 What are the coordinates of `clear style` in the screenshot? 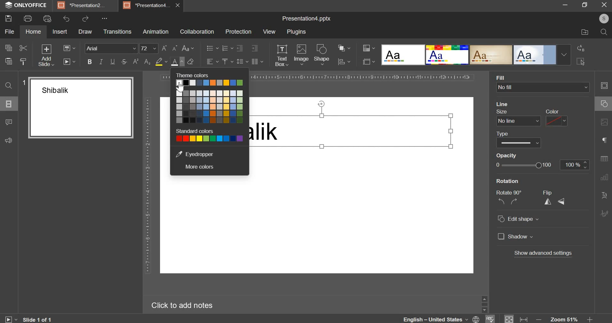 It's located at (191, 61).